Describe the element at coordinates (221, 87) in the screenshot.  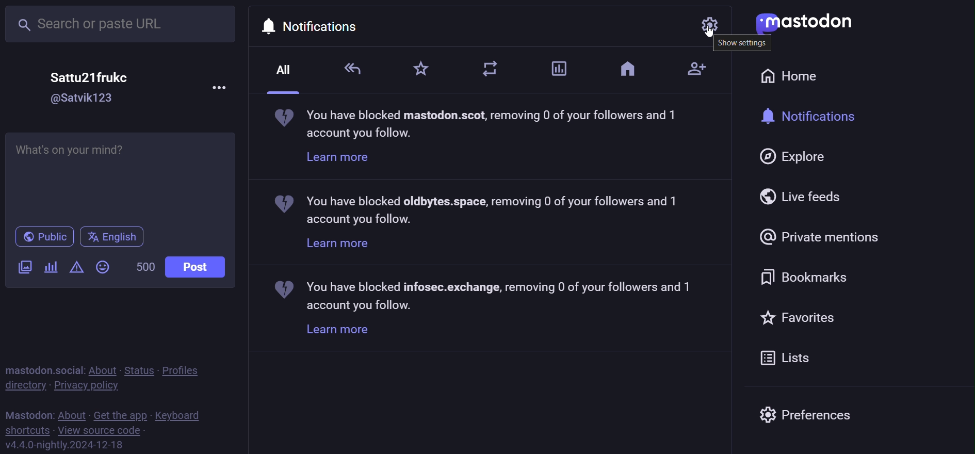
I see `more` at that location.